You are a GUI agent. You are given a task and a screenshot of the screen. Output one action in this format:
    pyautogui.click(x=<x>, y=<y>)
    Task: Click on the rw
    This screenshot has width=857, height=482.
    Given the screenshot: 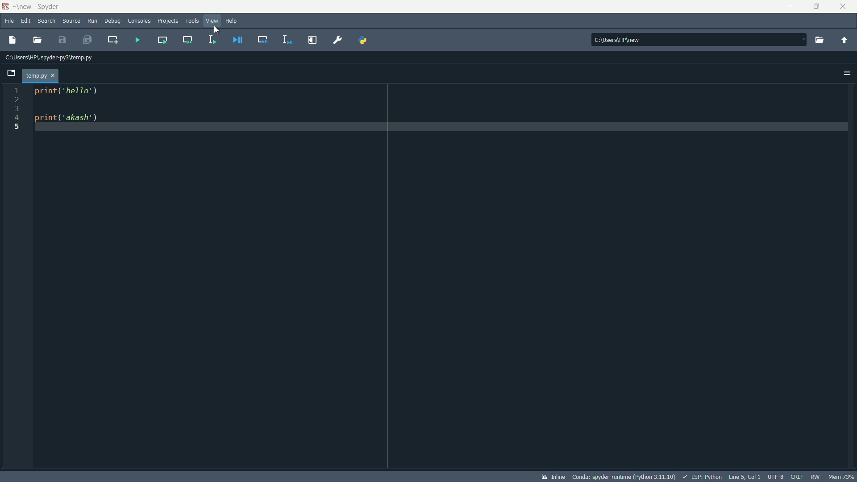 What is the action you would take?
    pyautogui.click(x=815, y=477)
    